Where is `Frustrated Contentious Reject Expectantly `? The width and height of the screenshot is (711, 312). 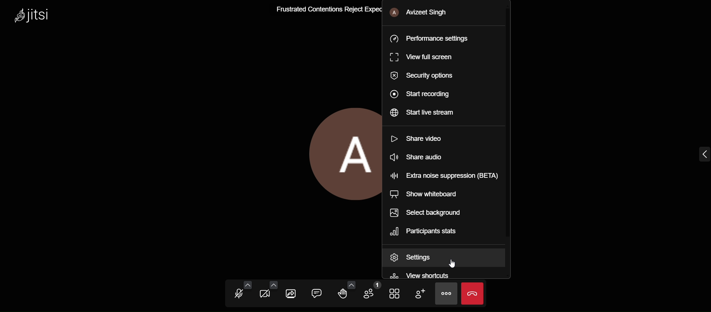 Frustrated Contentious Reject Expectantly  is located at coordinates (329, 11).